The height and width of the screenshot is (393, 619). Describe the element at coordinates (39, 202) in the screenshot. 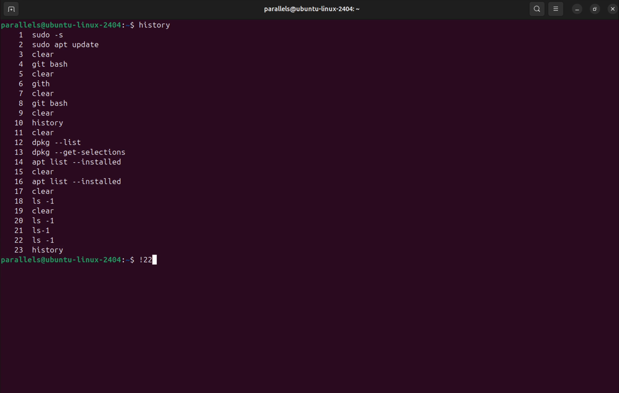

I see `18 ls -1` at that location.